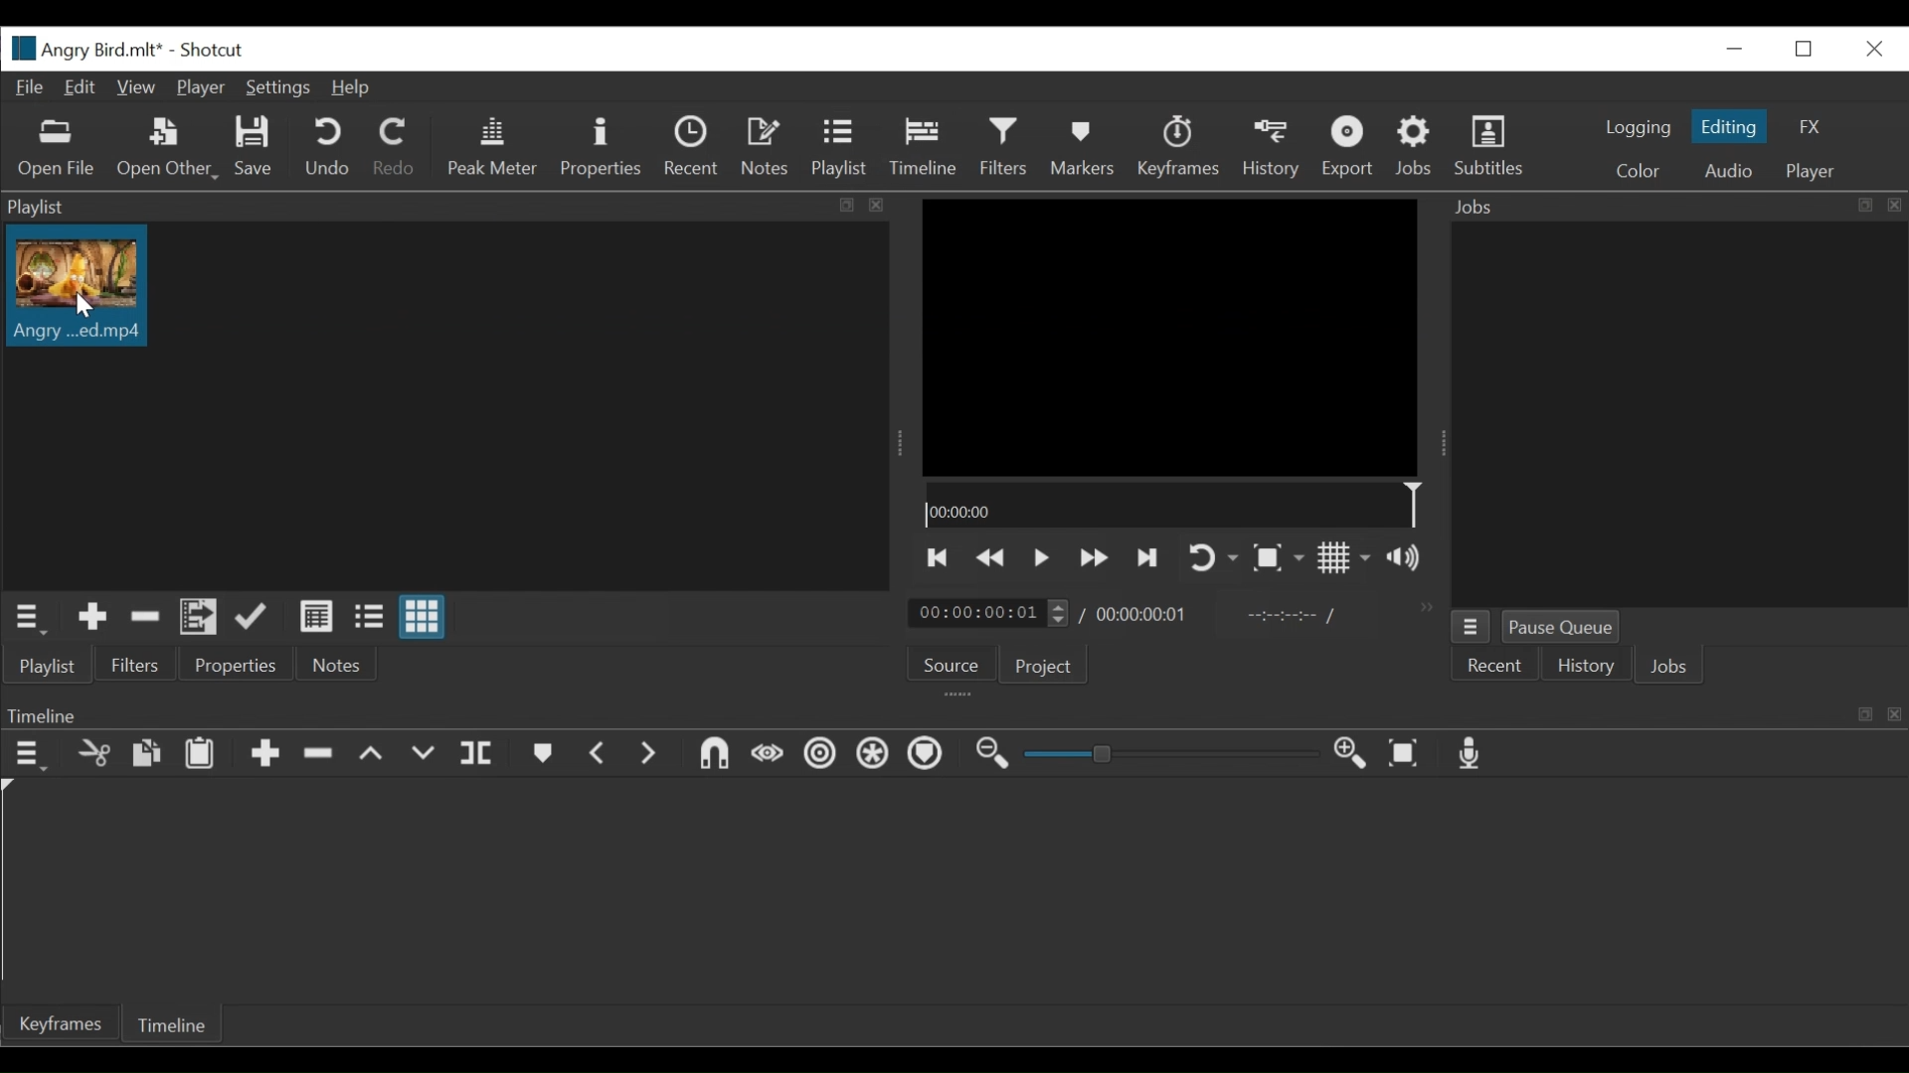  Describe the element at coordinates (236, 667) in the screenshot. I see `Properties` at that location.